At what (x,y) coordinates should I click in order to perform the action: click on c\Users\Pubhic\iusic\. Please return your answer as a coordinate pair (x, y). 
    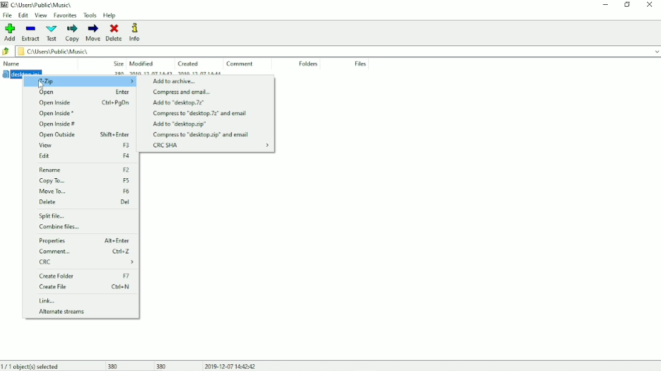
    Looking at the image, I should click on (340, 52).